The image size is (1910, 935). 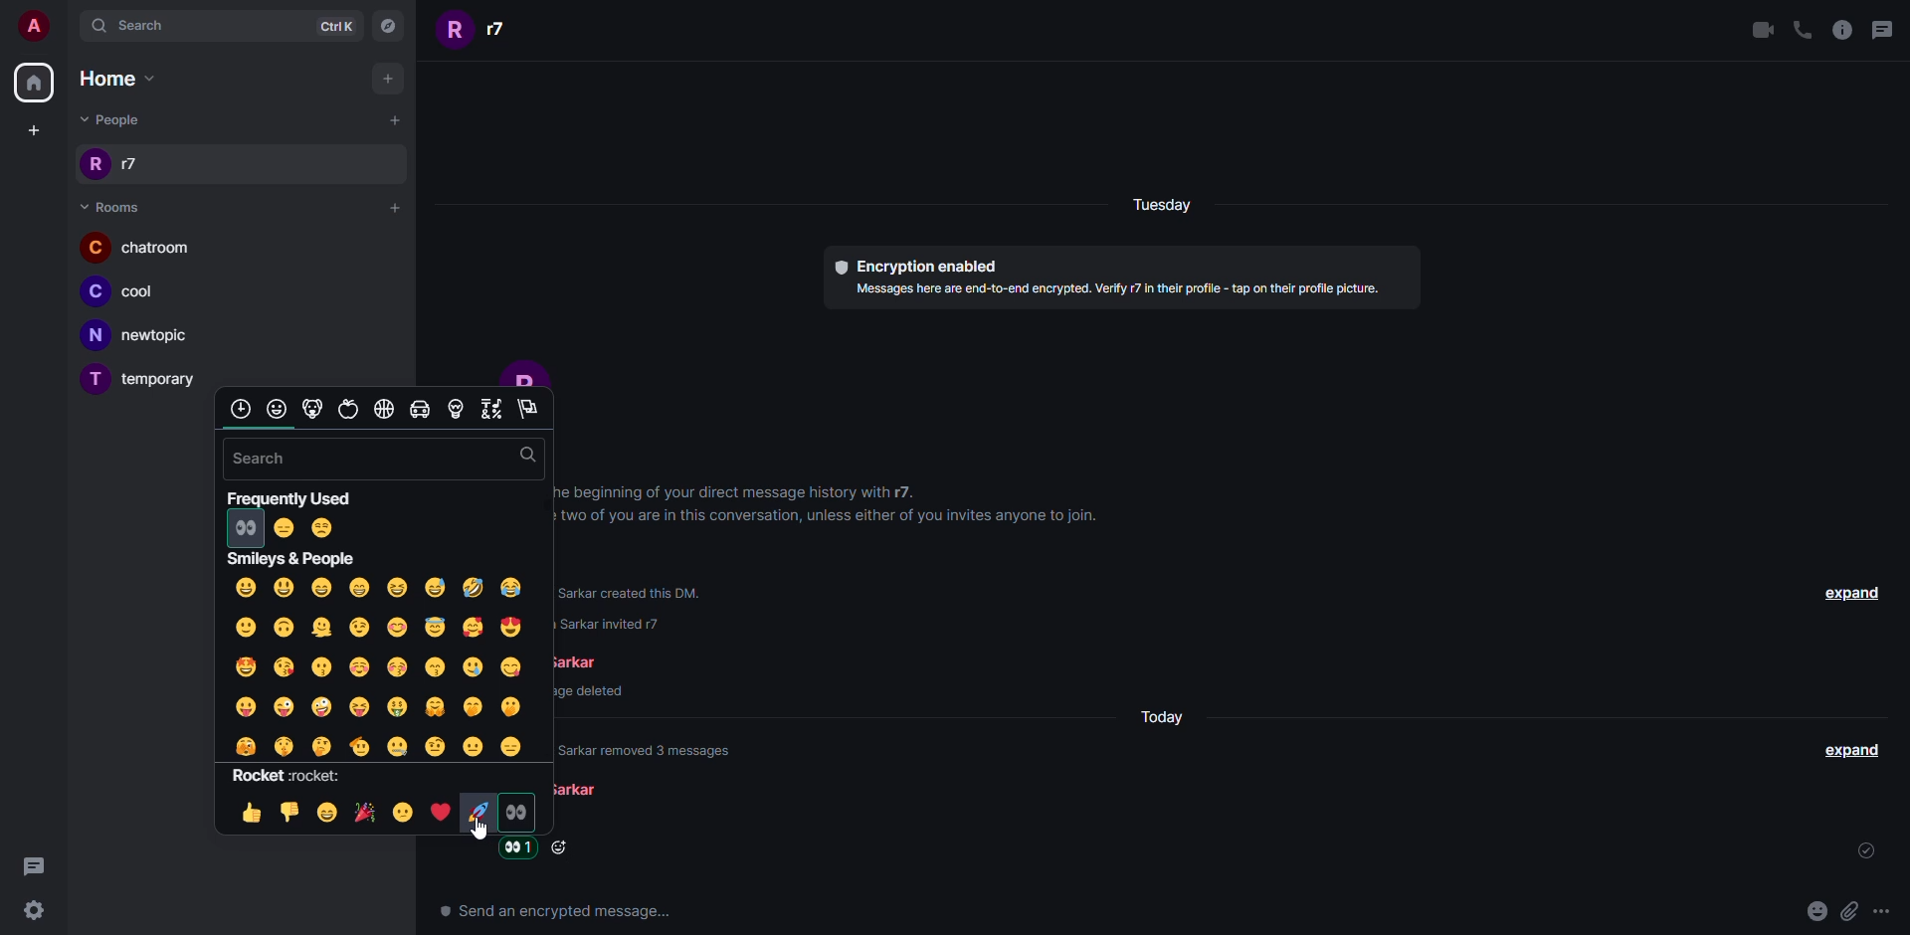 I want to click on frequently used emojis, so click(x=284, y=528).